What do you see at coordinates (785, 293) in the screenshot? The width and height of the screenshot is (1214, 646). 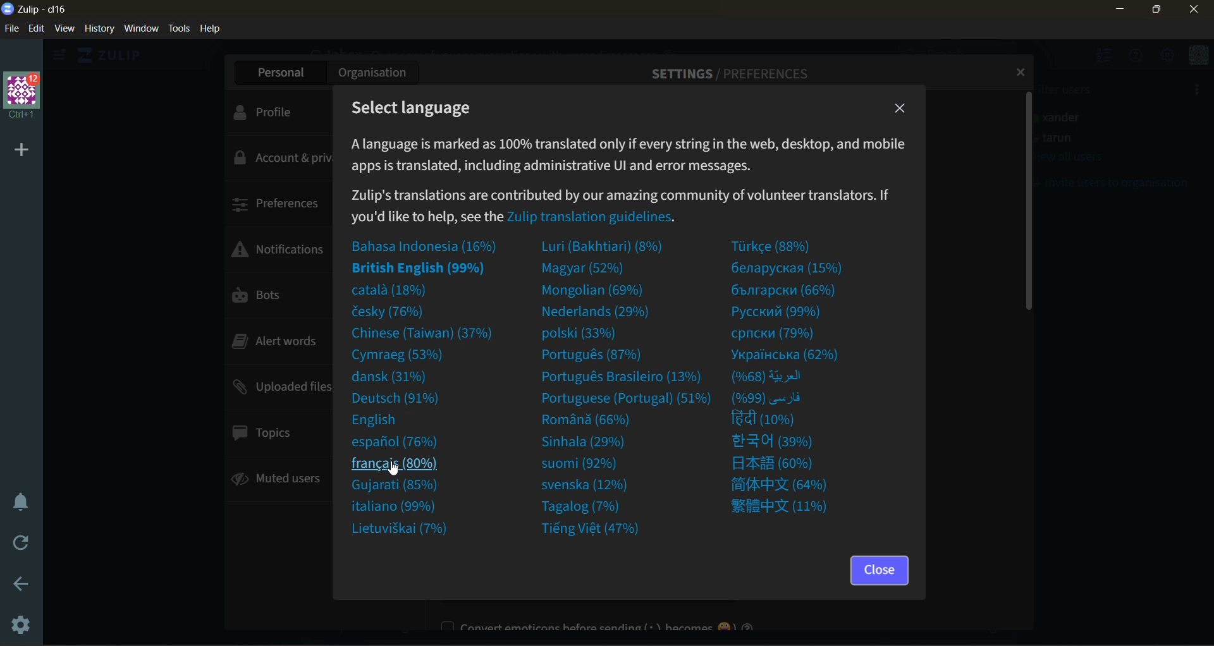 I see `foreign language` at bounding box center [785, 293].